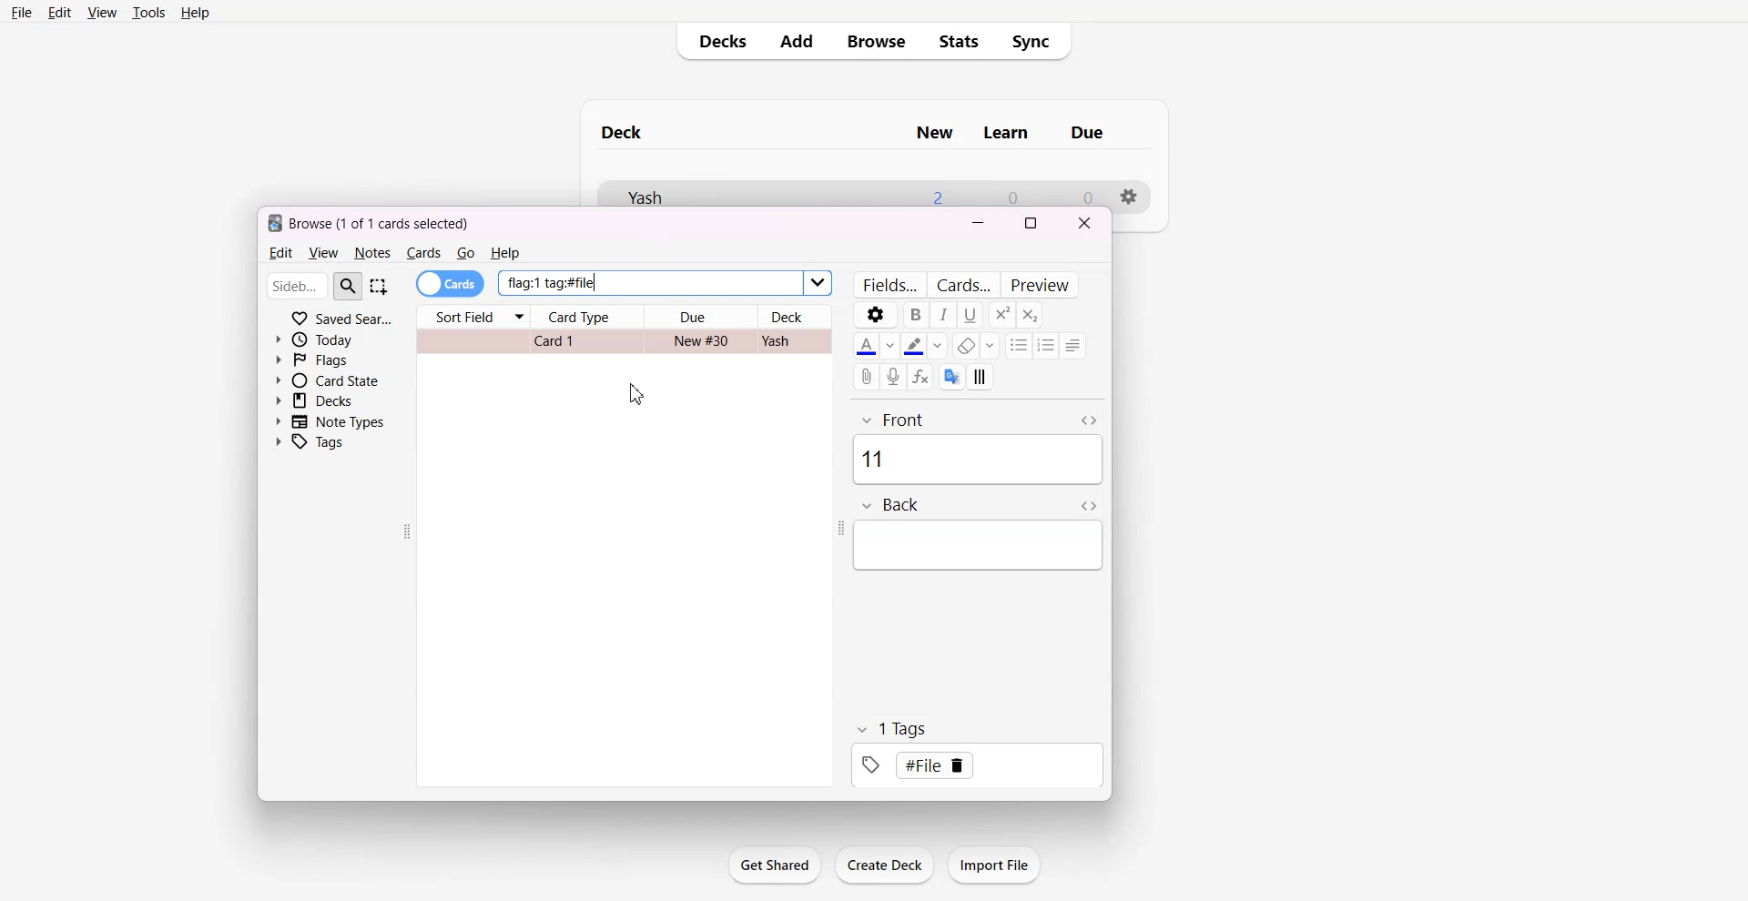 The width and height of the screenshot is (1748, 901). What do you see at coordinates (279, 253) in the screenshot?
I see `Edit` at bounding box center [279, 253].